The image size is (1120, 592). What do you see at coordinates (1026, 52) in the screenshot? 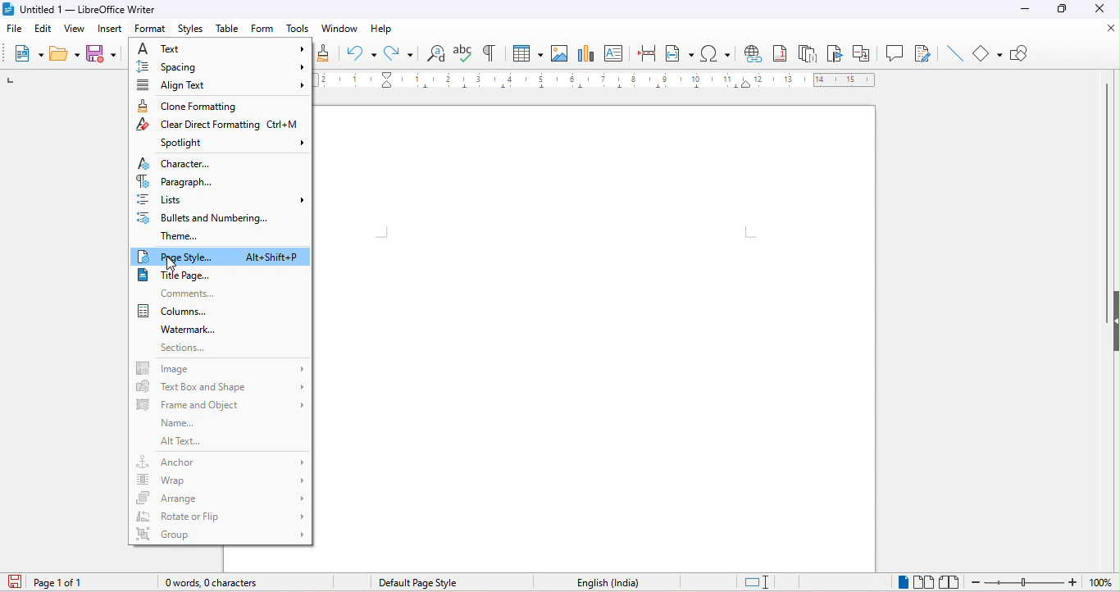
I see `show draw functions` at bounding box center [1026, 52].